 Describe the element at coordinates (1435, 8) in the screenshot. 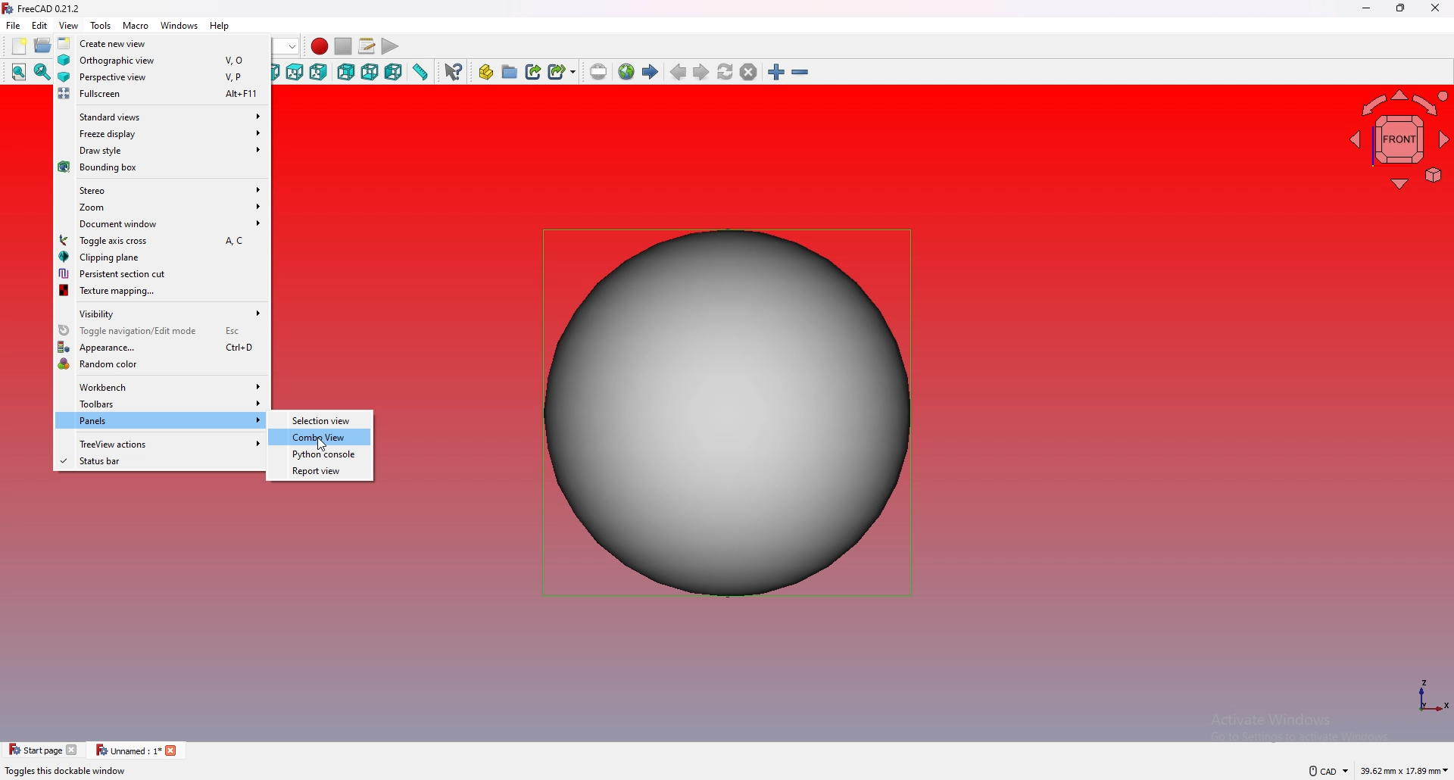

I see `close` at that location.